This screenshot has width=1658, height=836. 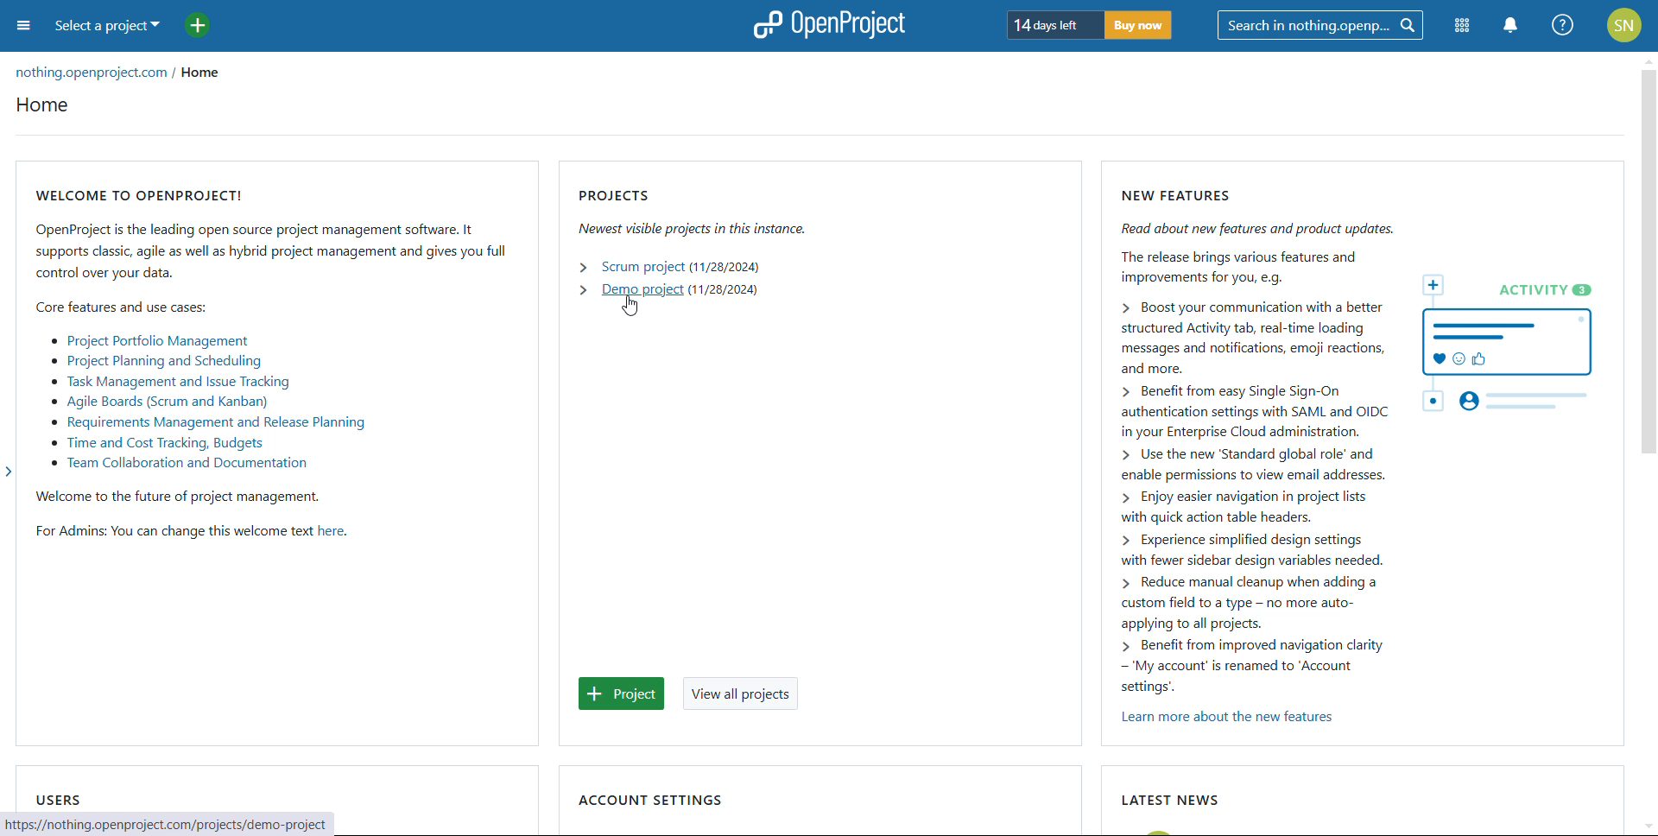 What do you see at coordinates (158, 402) in the screenshot?
I see `agile boards (scrums & kanban)` at bounding box center [158, 402].